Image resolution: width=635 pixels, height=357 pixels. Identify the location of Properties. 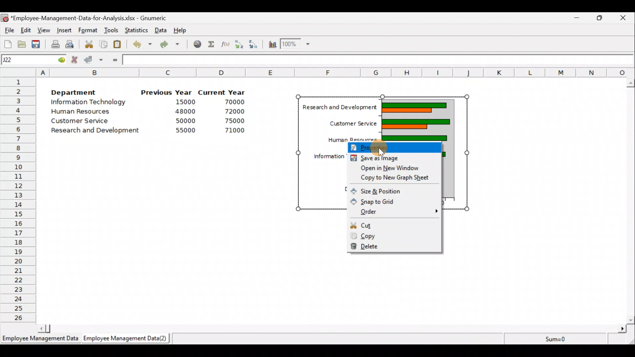
(394, 146).